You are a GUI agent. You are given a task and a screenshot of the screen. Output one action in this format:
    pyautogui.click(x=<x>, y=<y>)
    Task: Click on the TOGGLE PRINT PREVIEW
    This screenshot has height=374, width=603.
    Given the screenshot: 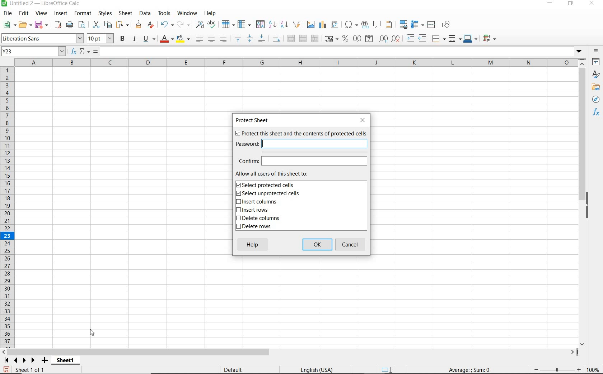 What is the action you would take?
    pyautogui.click(x=83, y=25)
    